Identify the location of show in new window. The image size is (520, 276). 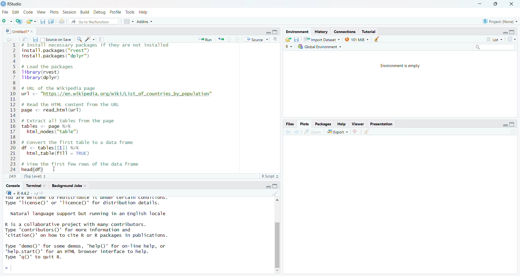
(25, 39).